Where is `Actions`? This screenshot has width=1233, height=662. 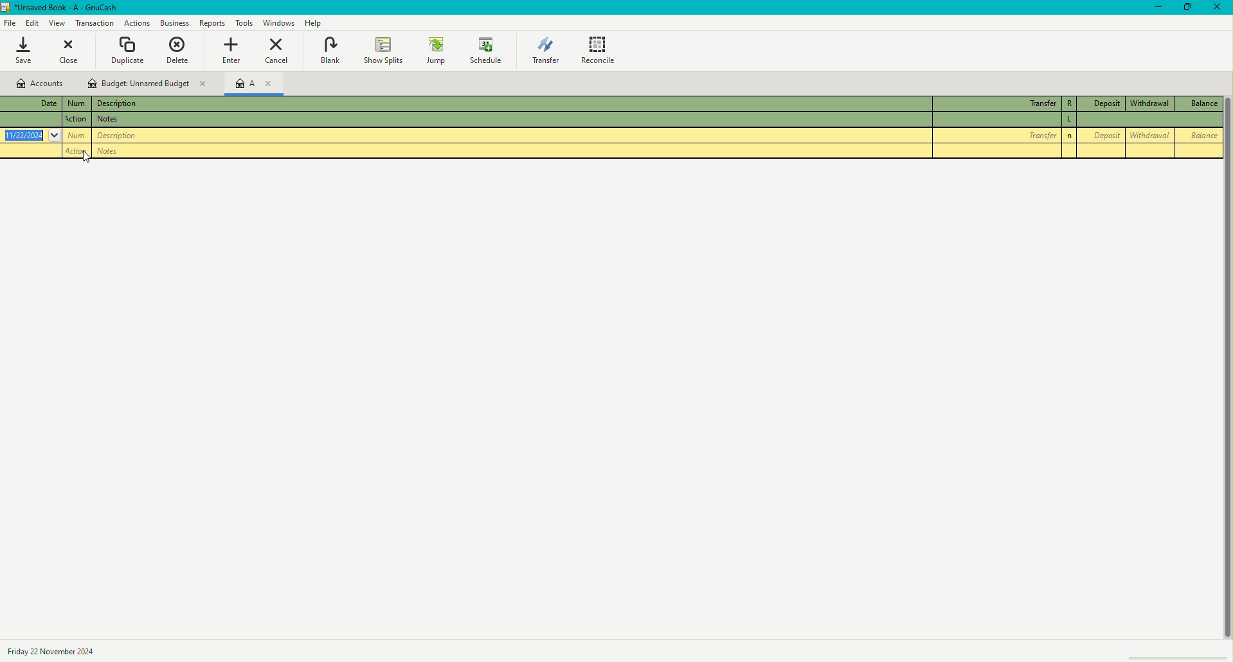 Actions is located at coordinates (96, 23).